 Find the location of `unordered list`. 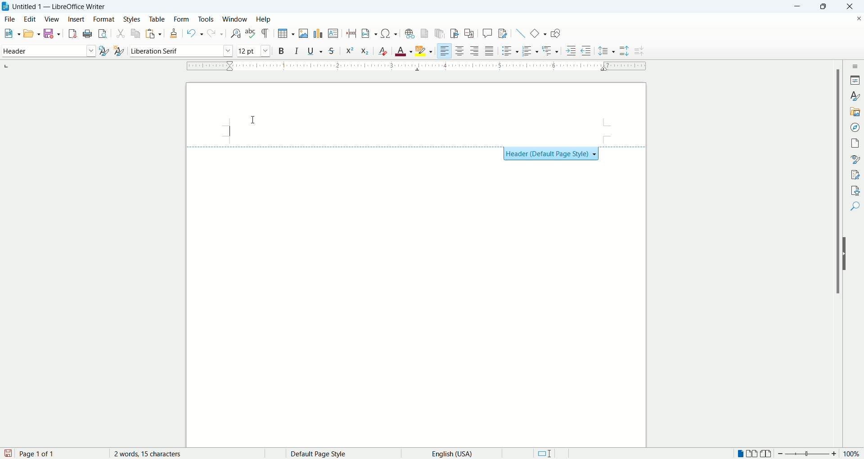

unordered list is located at coordinates (510, 52).